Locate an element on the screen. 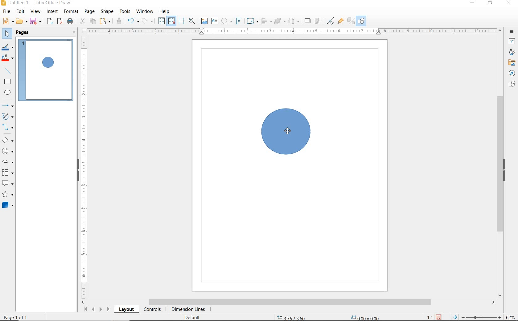  62% is located at coordinates (512, 317).